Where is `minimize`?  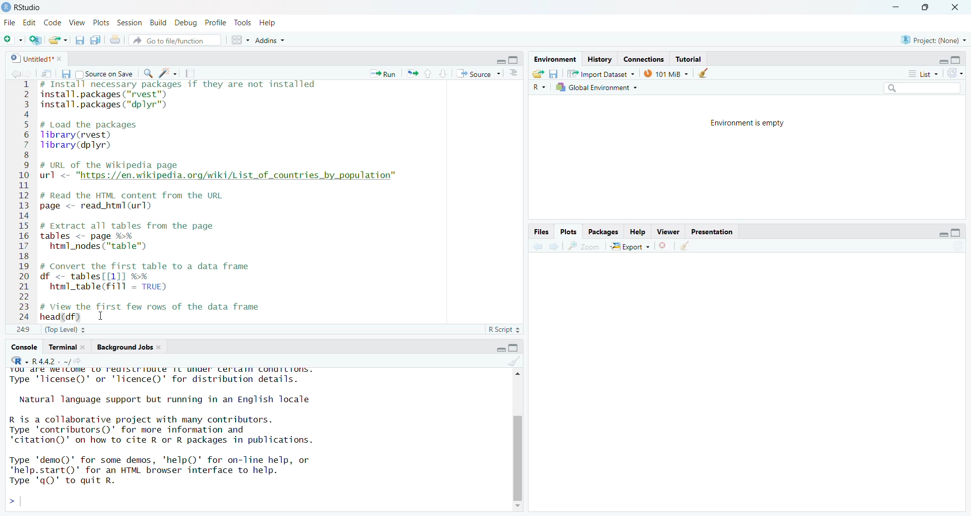
minimize is located at coordinates (500, 61).